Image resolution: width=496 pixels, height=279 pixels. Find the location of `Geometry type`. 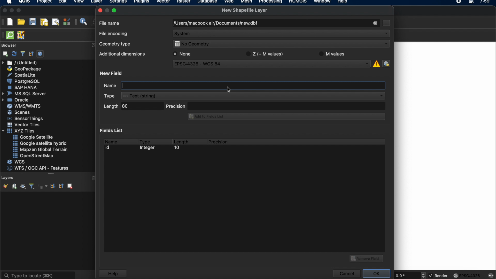

Geometry type is located at coordinates (117, 45).